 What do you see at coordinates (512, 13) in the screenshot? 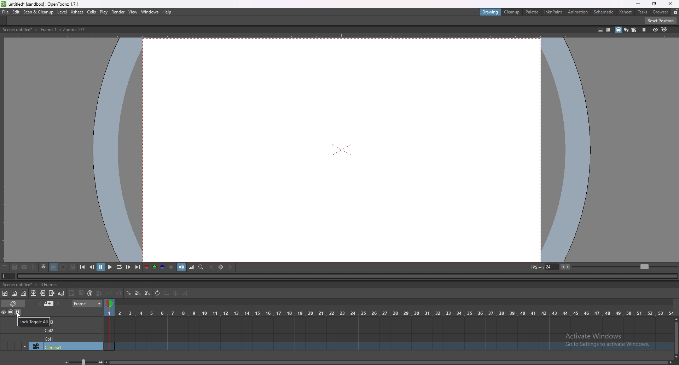
I see `cleanup` at bounding box center [512, 13].